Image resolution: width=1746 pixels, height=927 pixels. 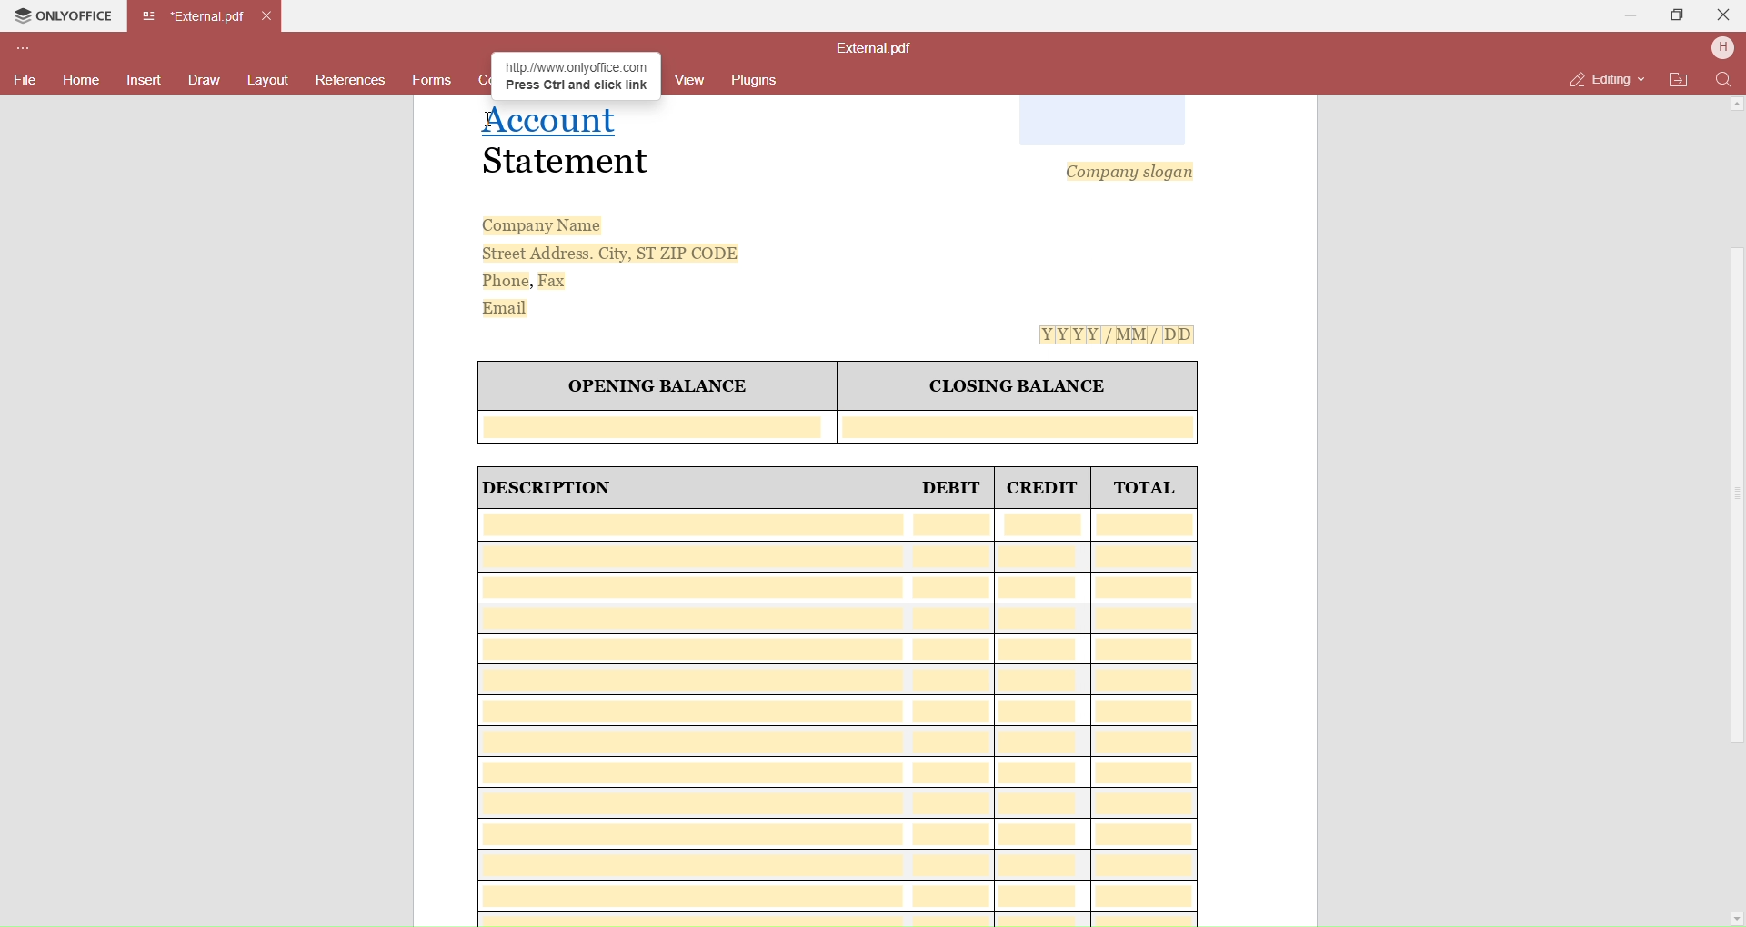 What do you see at coordinates (1724, 14) in the screenshot?
I see `Close` at bounding box center [1724, 14].